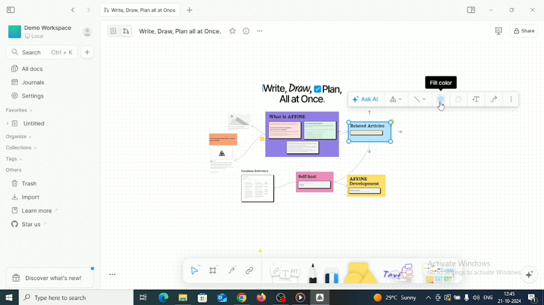  What do you see at coordinates (204, 298) in the screenshot?
I see `Microsoft store` at bounding box center [204, 298].